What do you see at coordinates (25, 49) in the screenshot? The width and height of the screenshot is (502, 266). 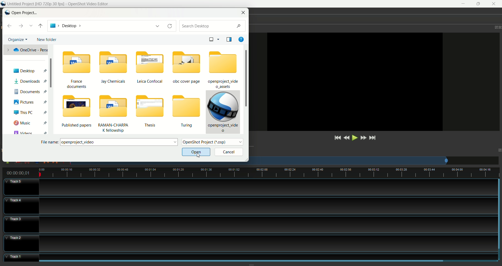 I see `OneDrive` at bounding box center [25, 49].